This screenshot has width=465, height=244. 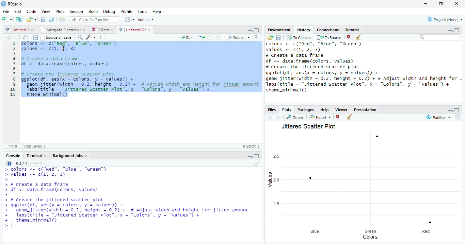 I want to click on Show document outline, so click(x=256, y=37).